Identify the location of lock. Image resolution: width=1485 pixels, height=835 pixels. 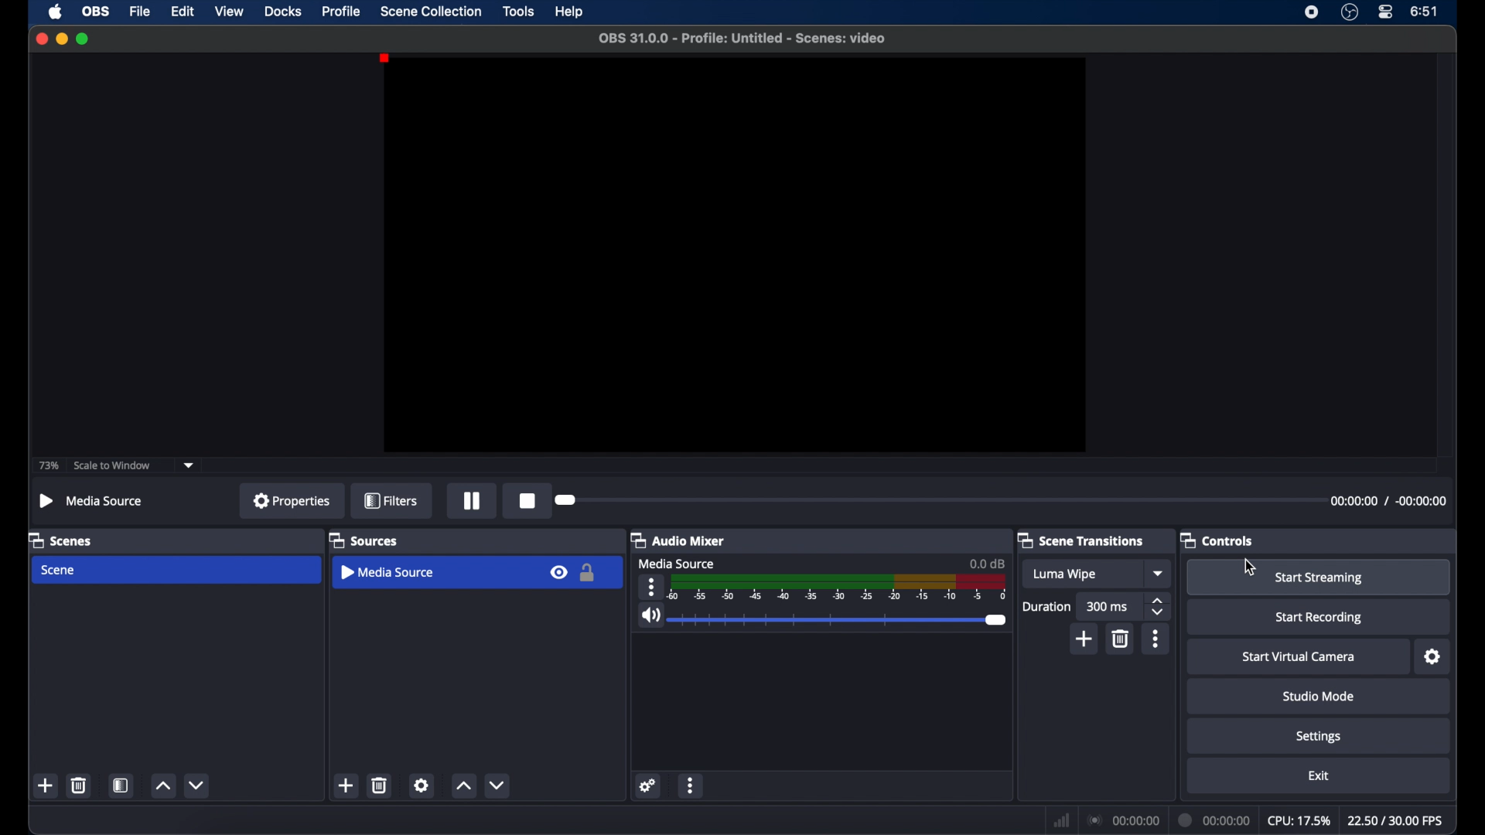
(589, 573).